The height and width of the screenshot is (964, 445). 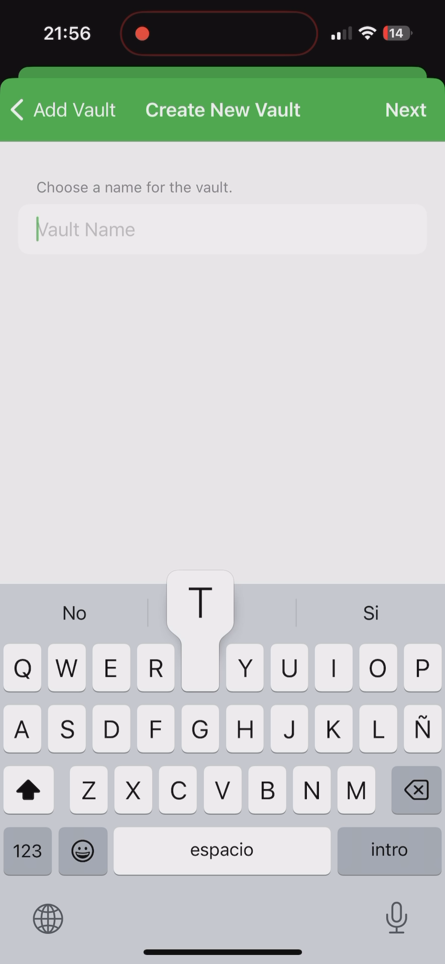 I want to click on signal, so click(x=340, y=34).